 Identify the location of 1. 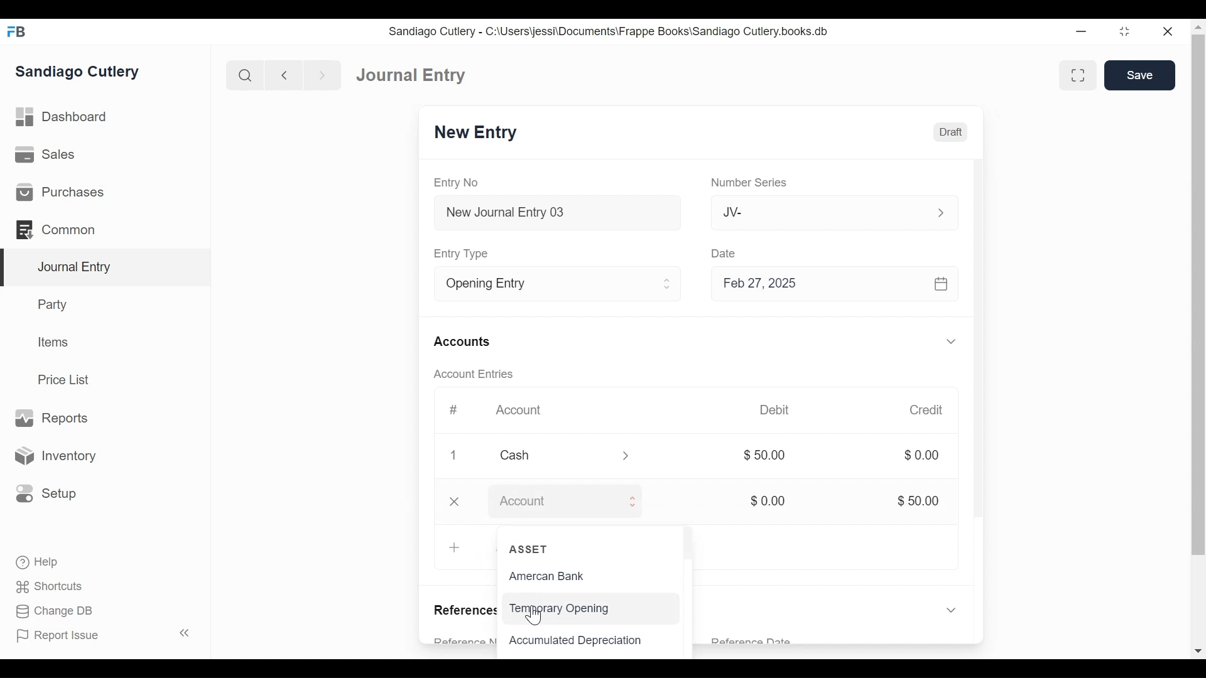
(455, 455).